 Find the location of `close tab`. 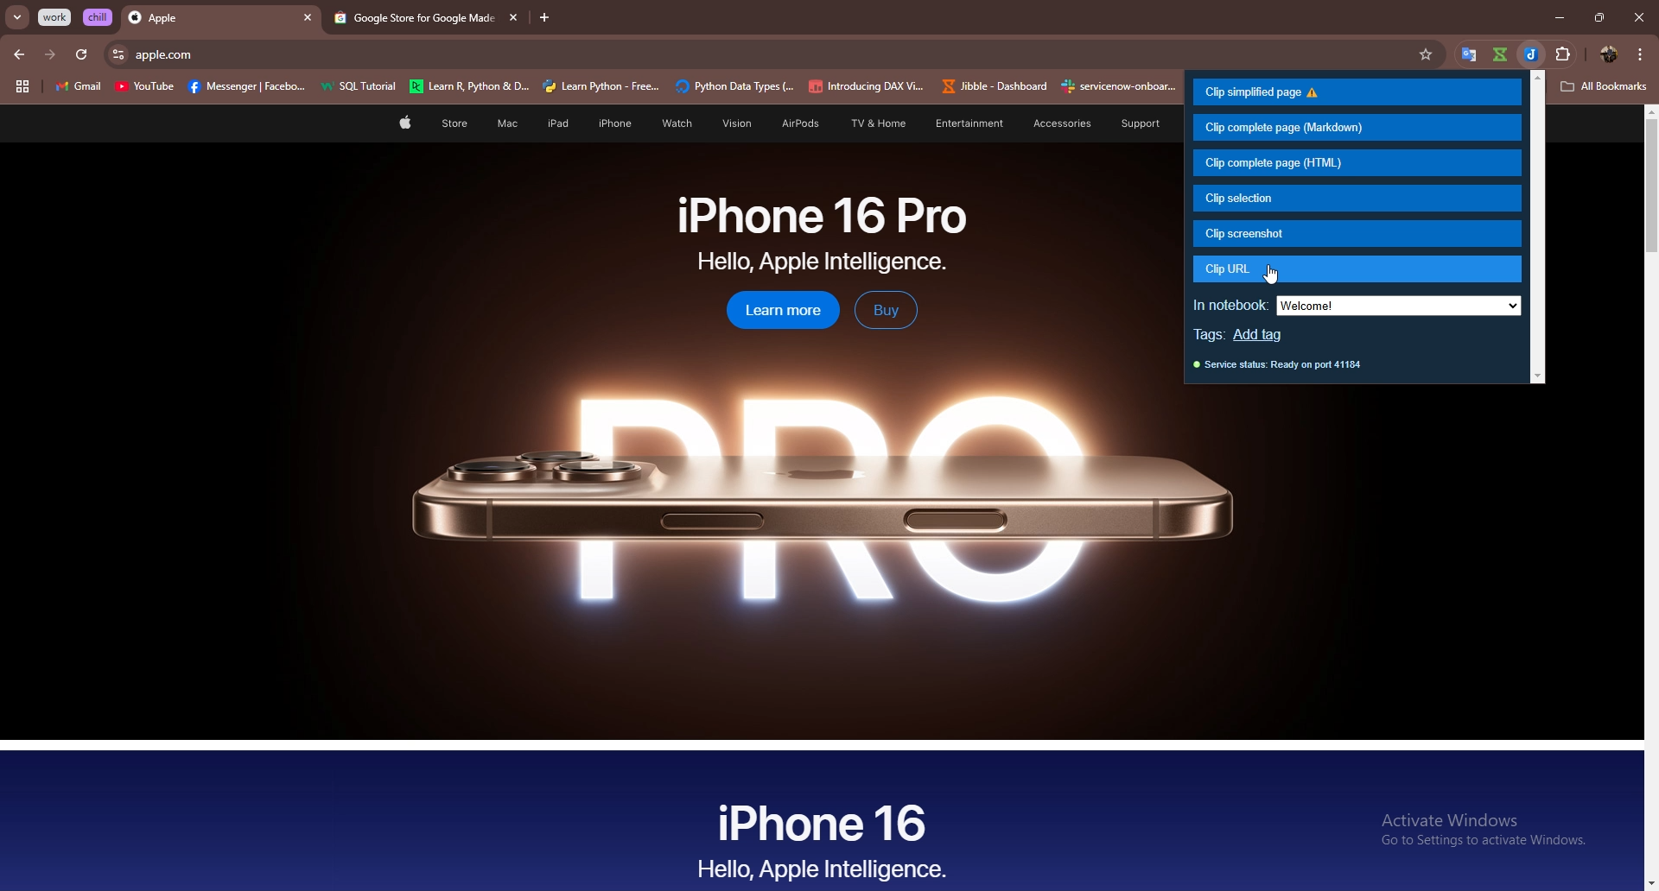

close tab is located at coordinates (308, 19).